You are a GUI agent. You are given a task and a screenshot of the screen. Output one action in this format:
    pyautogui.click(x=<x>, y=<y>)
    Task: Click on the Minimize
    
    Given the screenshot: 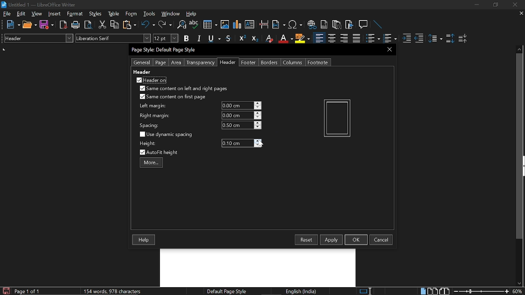 What is the action you would take?
    pyautogui.click(x=477, y=6)
    